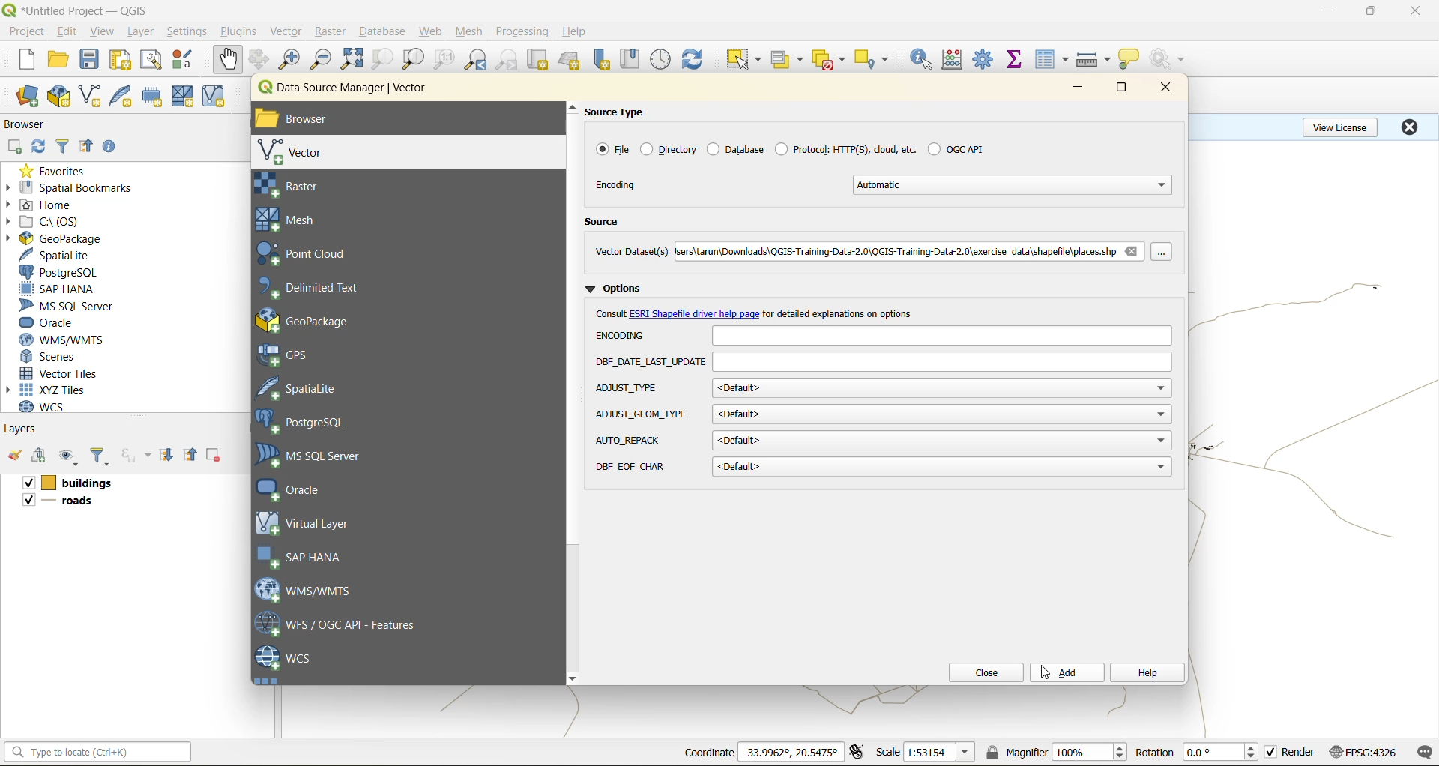 The height and width of the screenshot is (766, 1439). What do you see at coordinates (1067, 672) in the screenshot?
I see `add` at bounding box center [1067, 672].